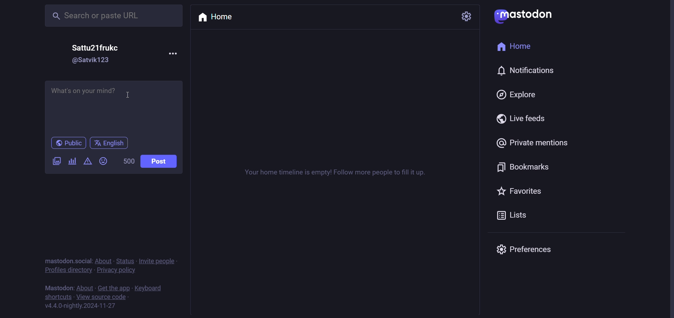  I want to click on about, so click(85, 287).